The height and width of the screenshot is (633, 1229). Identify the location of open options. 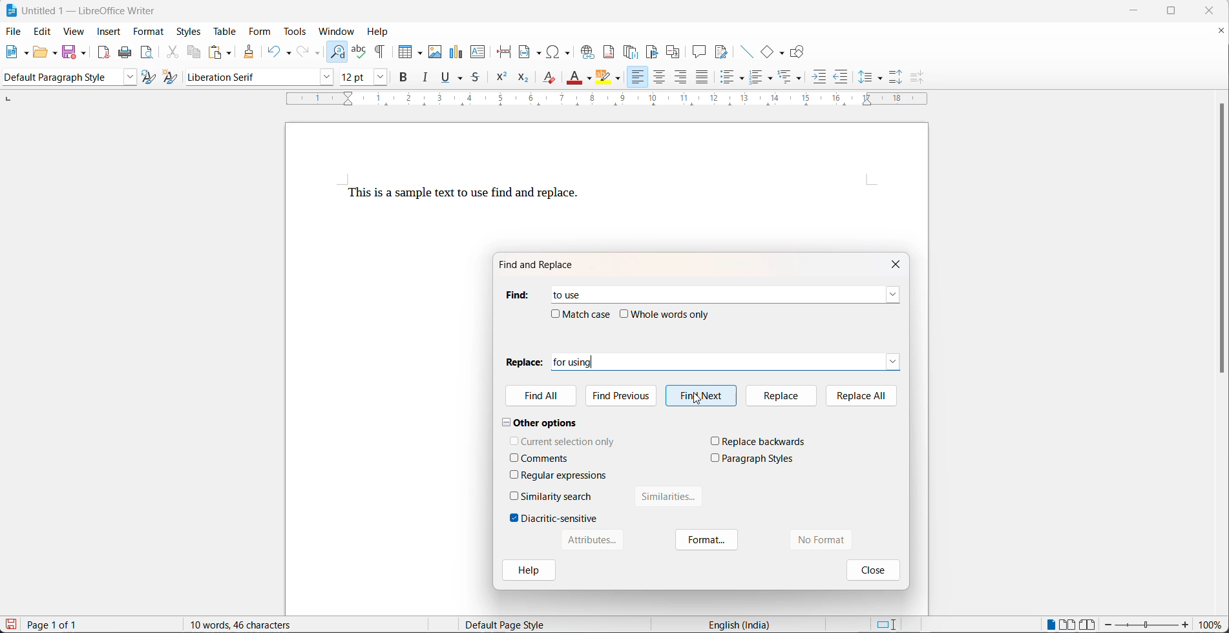
(56, 52).